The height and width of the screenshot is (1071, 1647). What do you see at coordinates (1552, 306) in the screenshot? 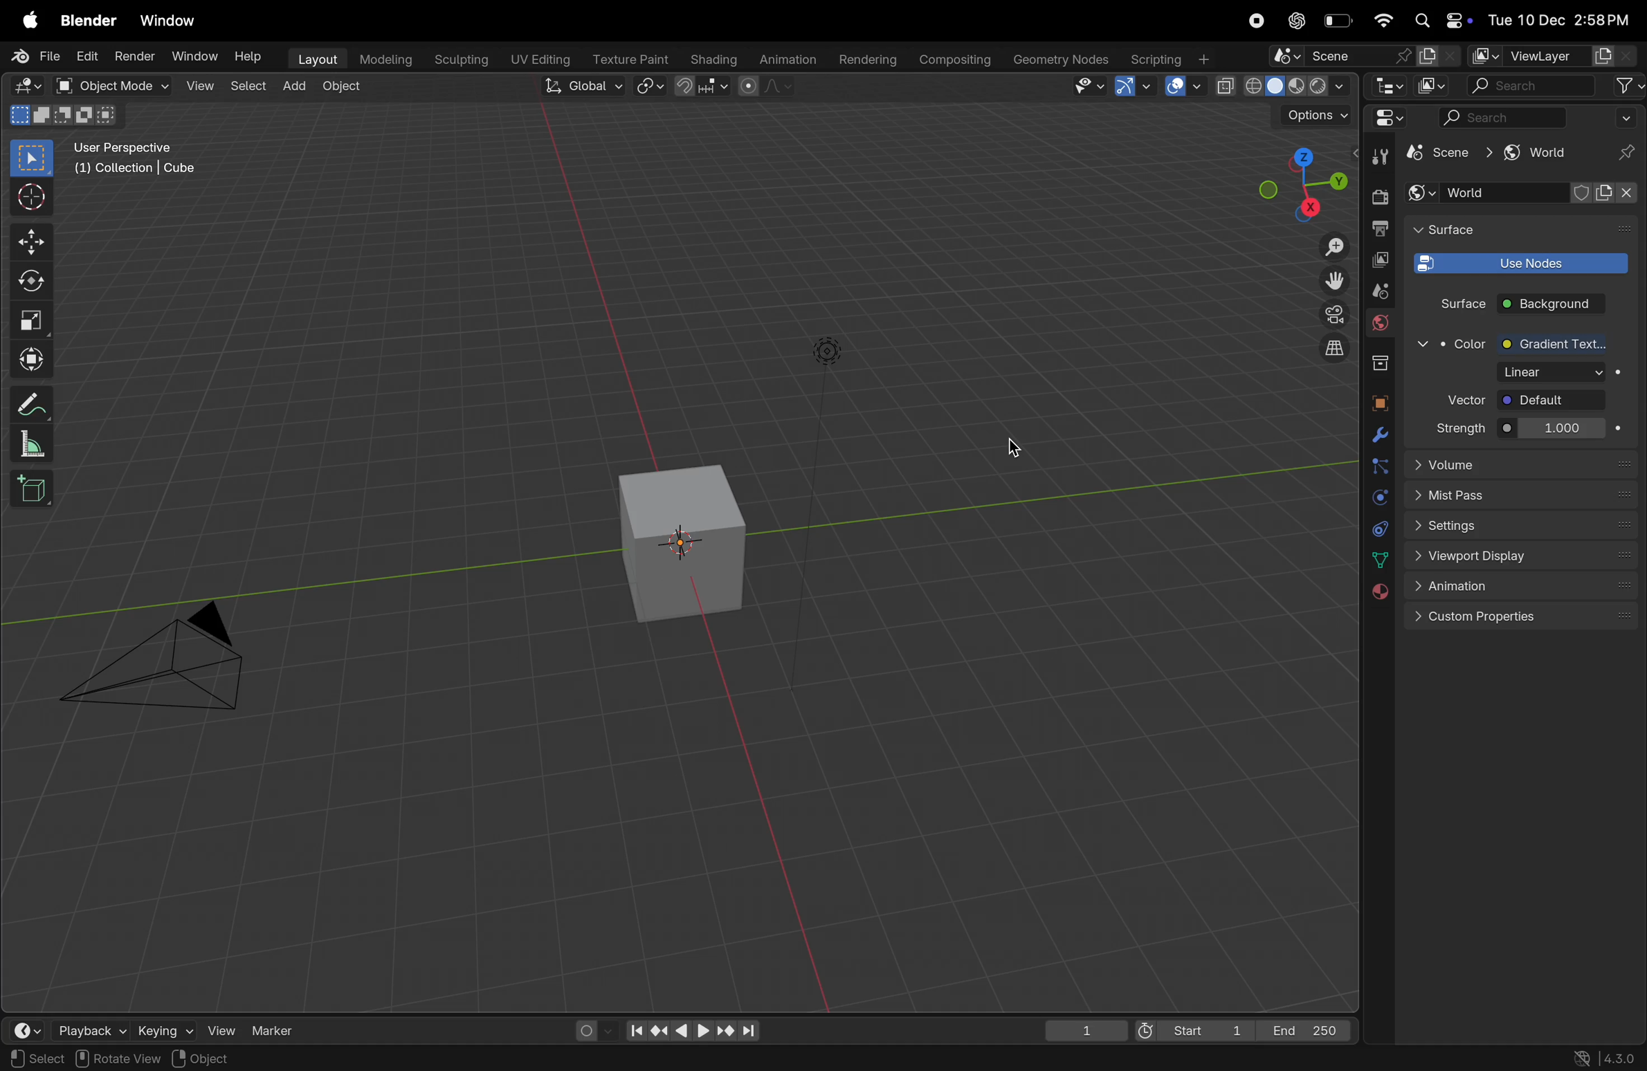
I see `back ground` at bounding box center [1552, 306].